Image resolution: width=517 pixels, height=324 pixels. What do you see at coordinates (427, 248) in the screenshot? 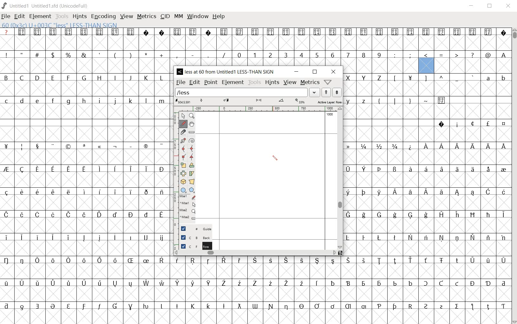
I see `empty cells` at bounding box center [427, 248].